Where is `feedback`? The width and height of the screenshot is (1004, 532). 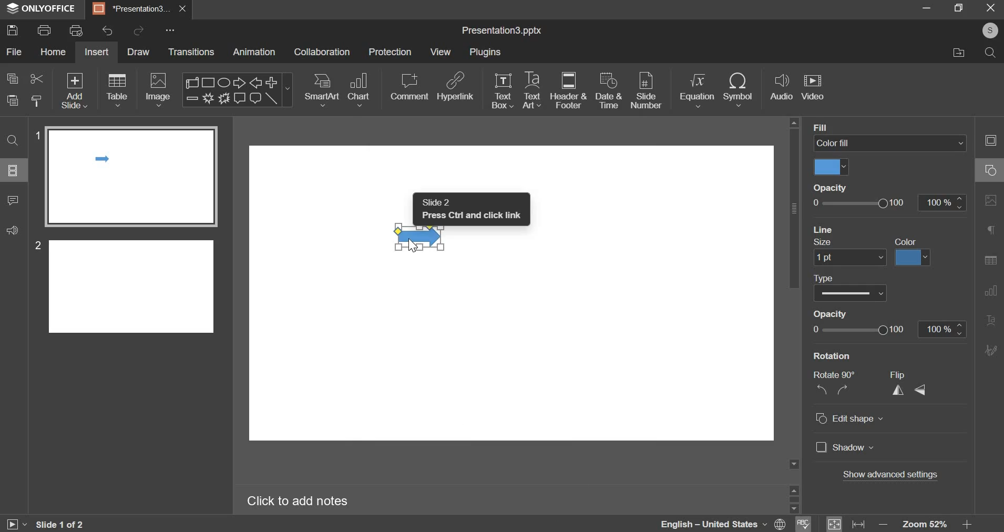 feedback is located at coordinates (13, 230).